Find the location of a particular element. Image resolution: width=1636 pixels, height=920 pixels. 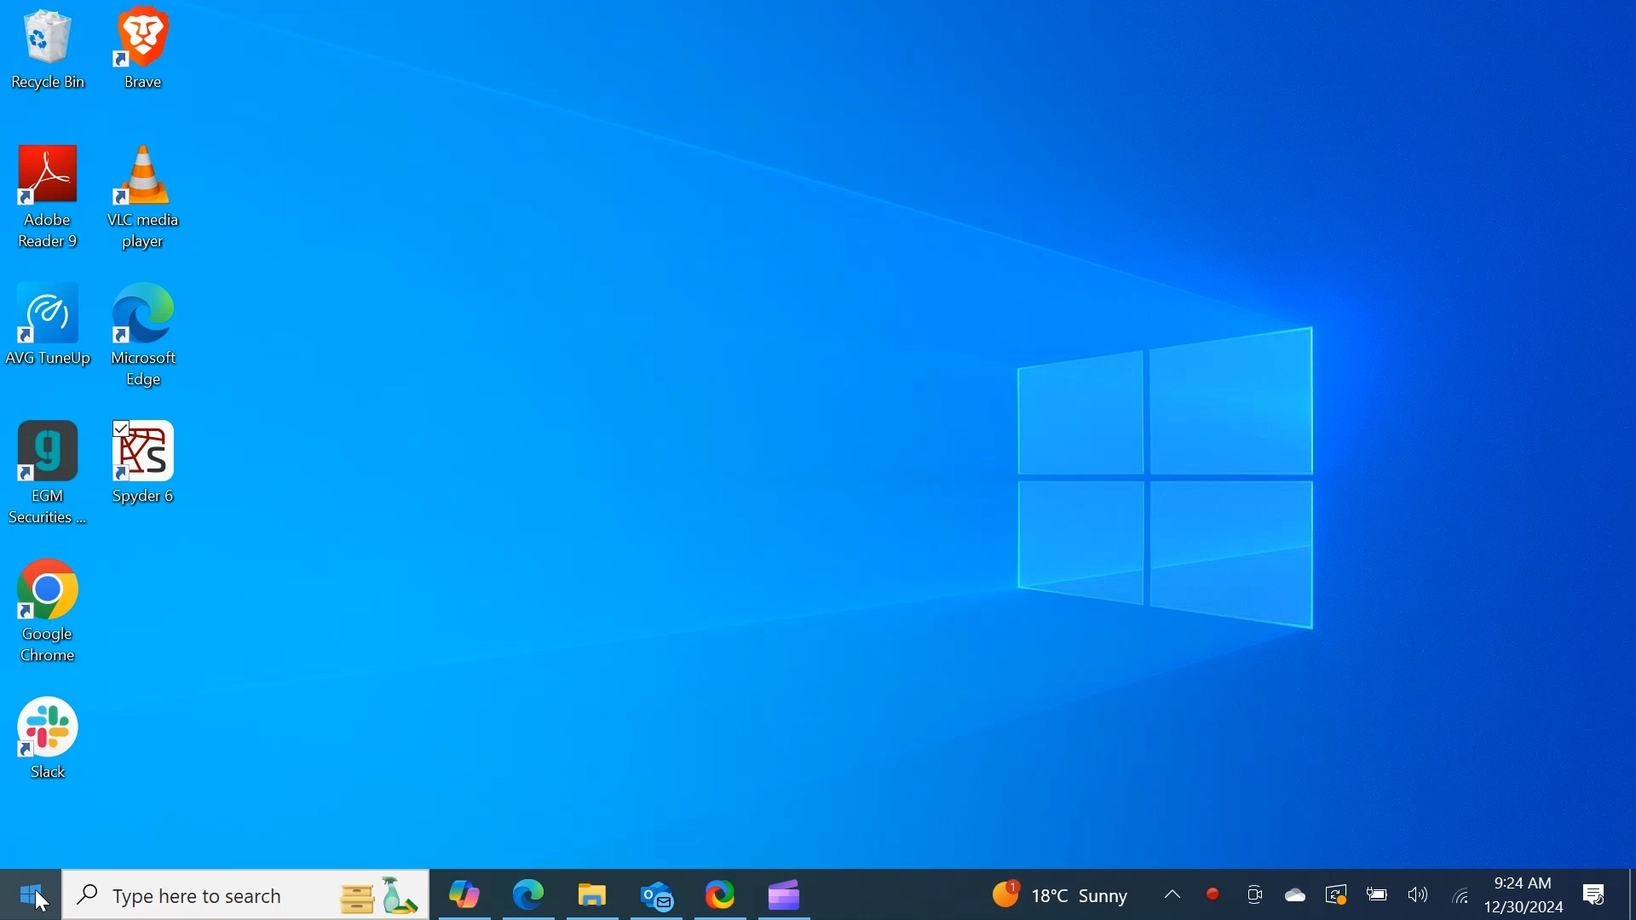

Charge is located at coordinates (1377, 893).